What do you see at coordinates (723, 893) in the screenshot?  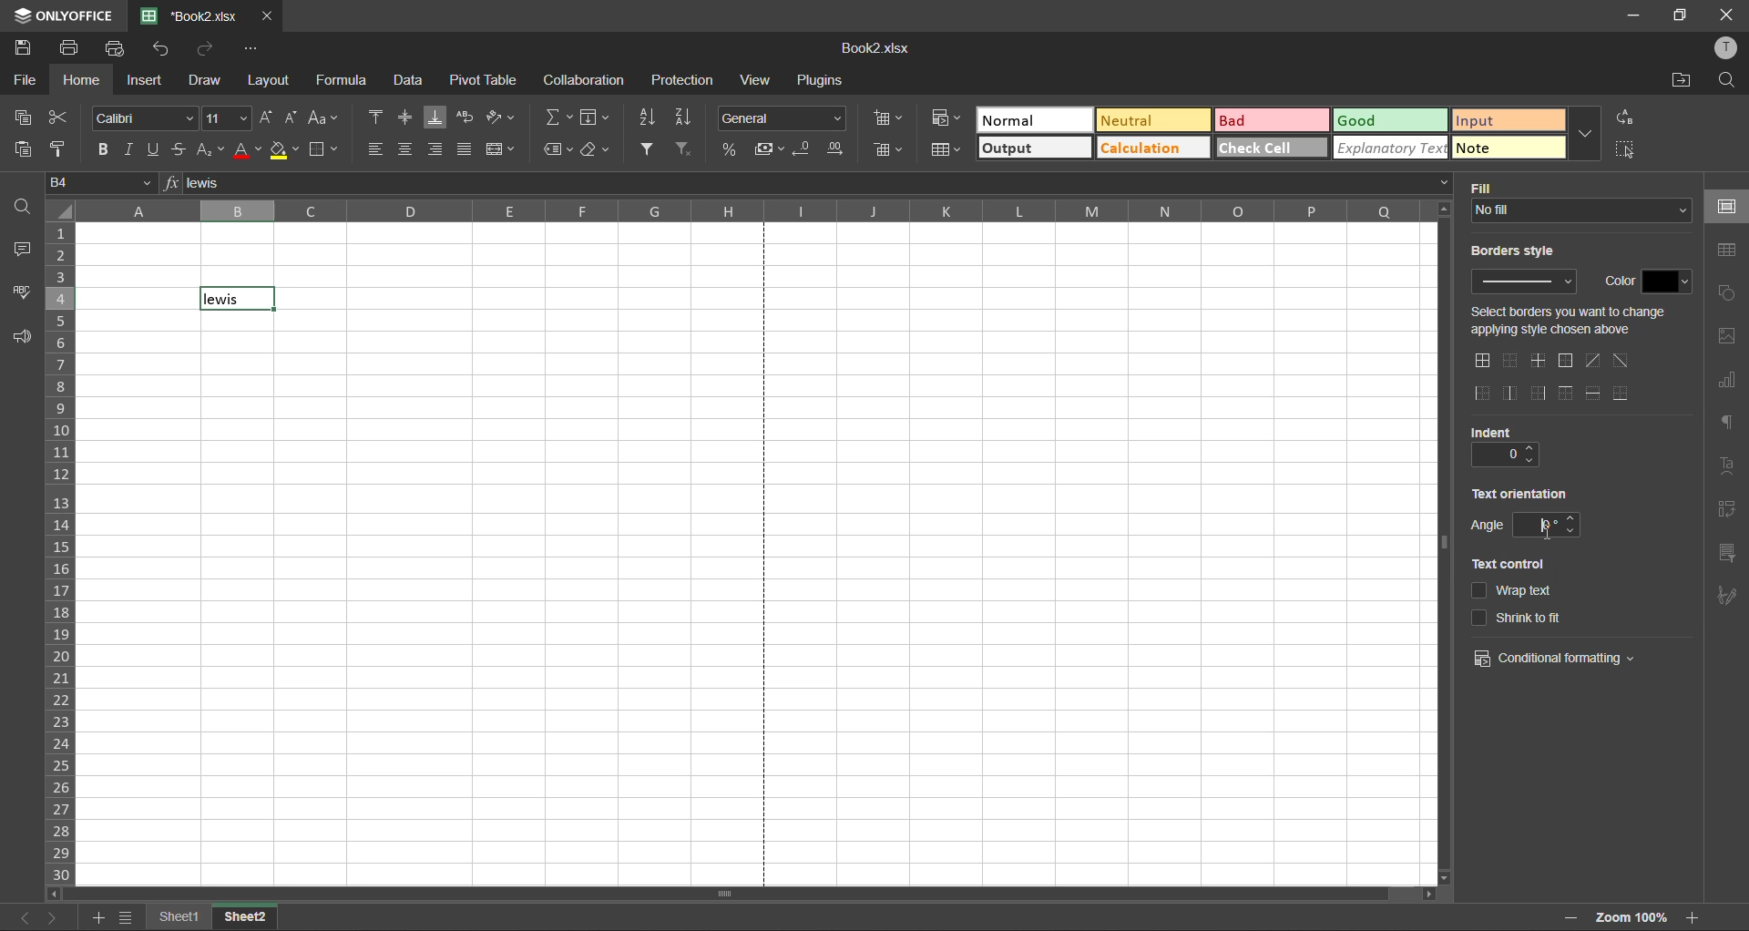 I see `horizontal scrollbar` at bounding box center [723, 893].